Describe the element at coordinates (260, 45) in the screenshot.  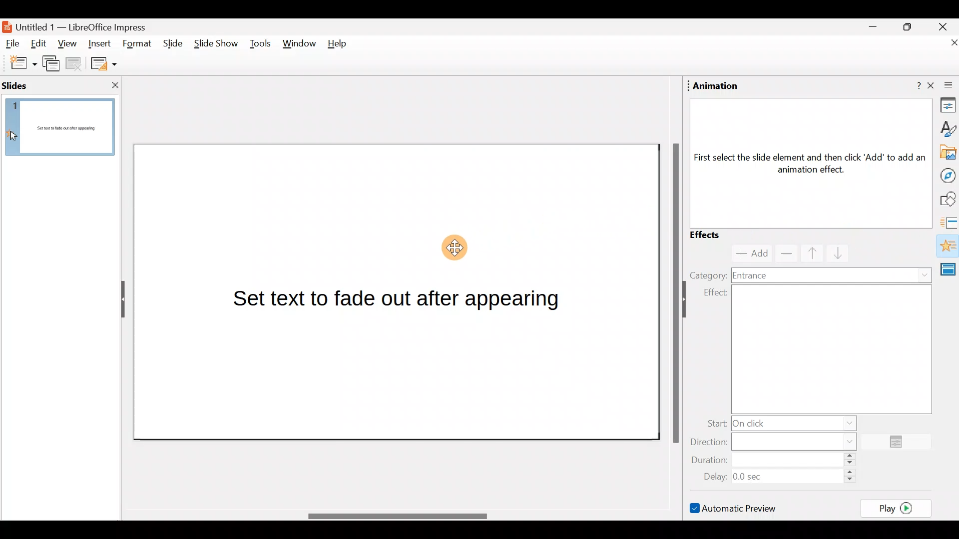
I see `Tools` at that location.